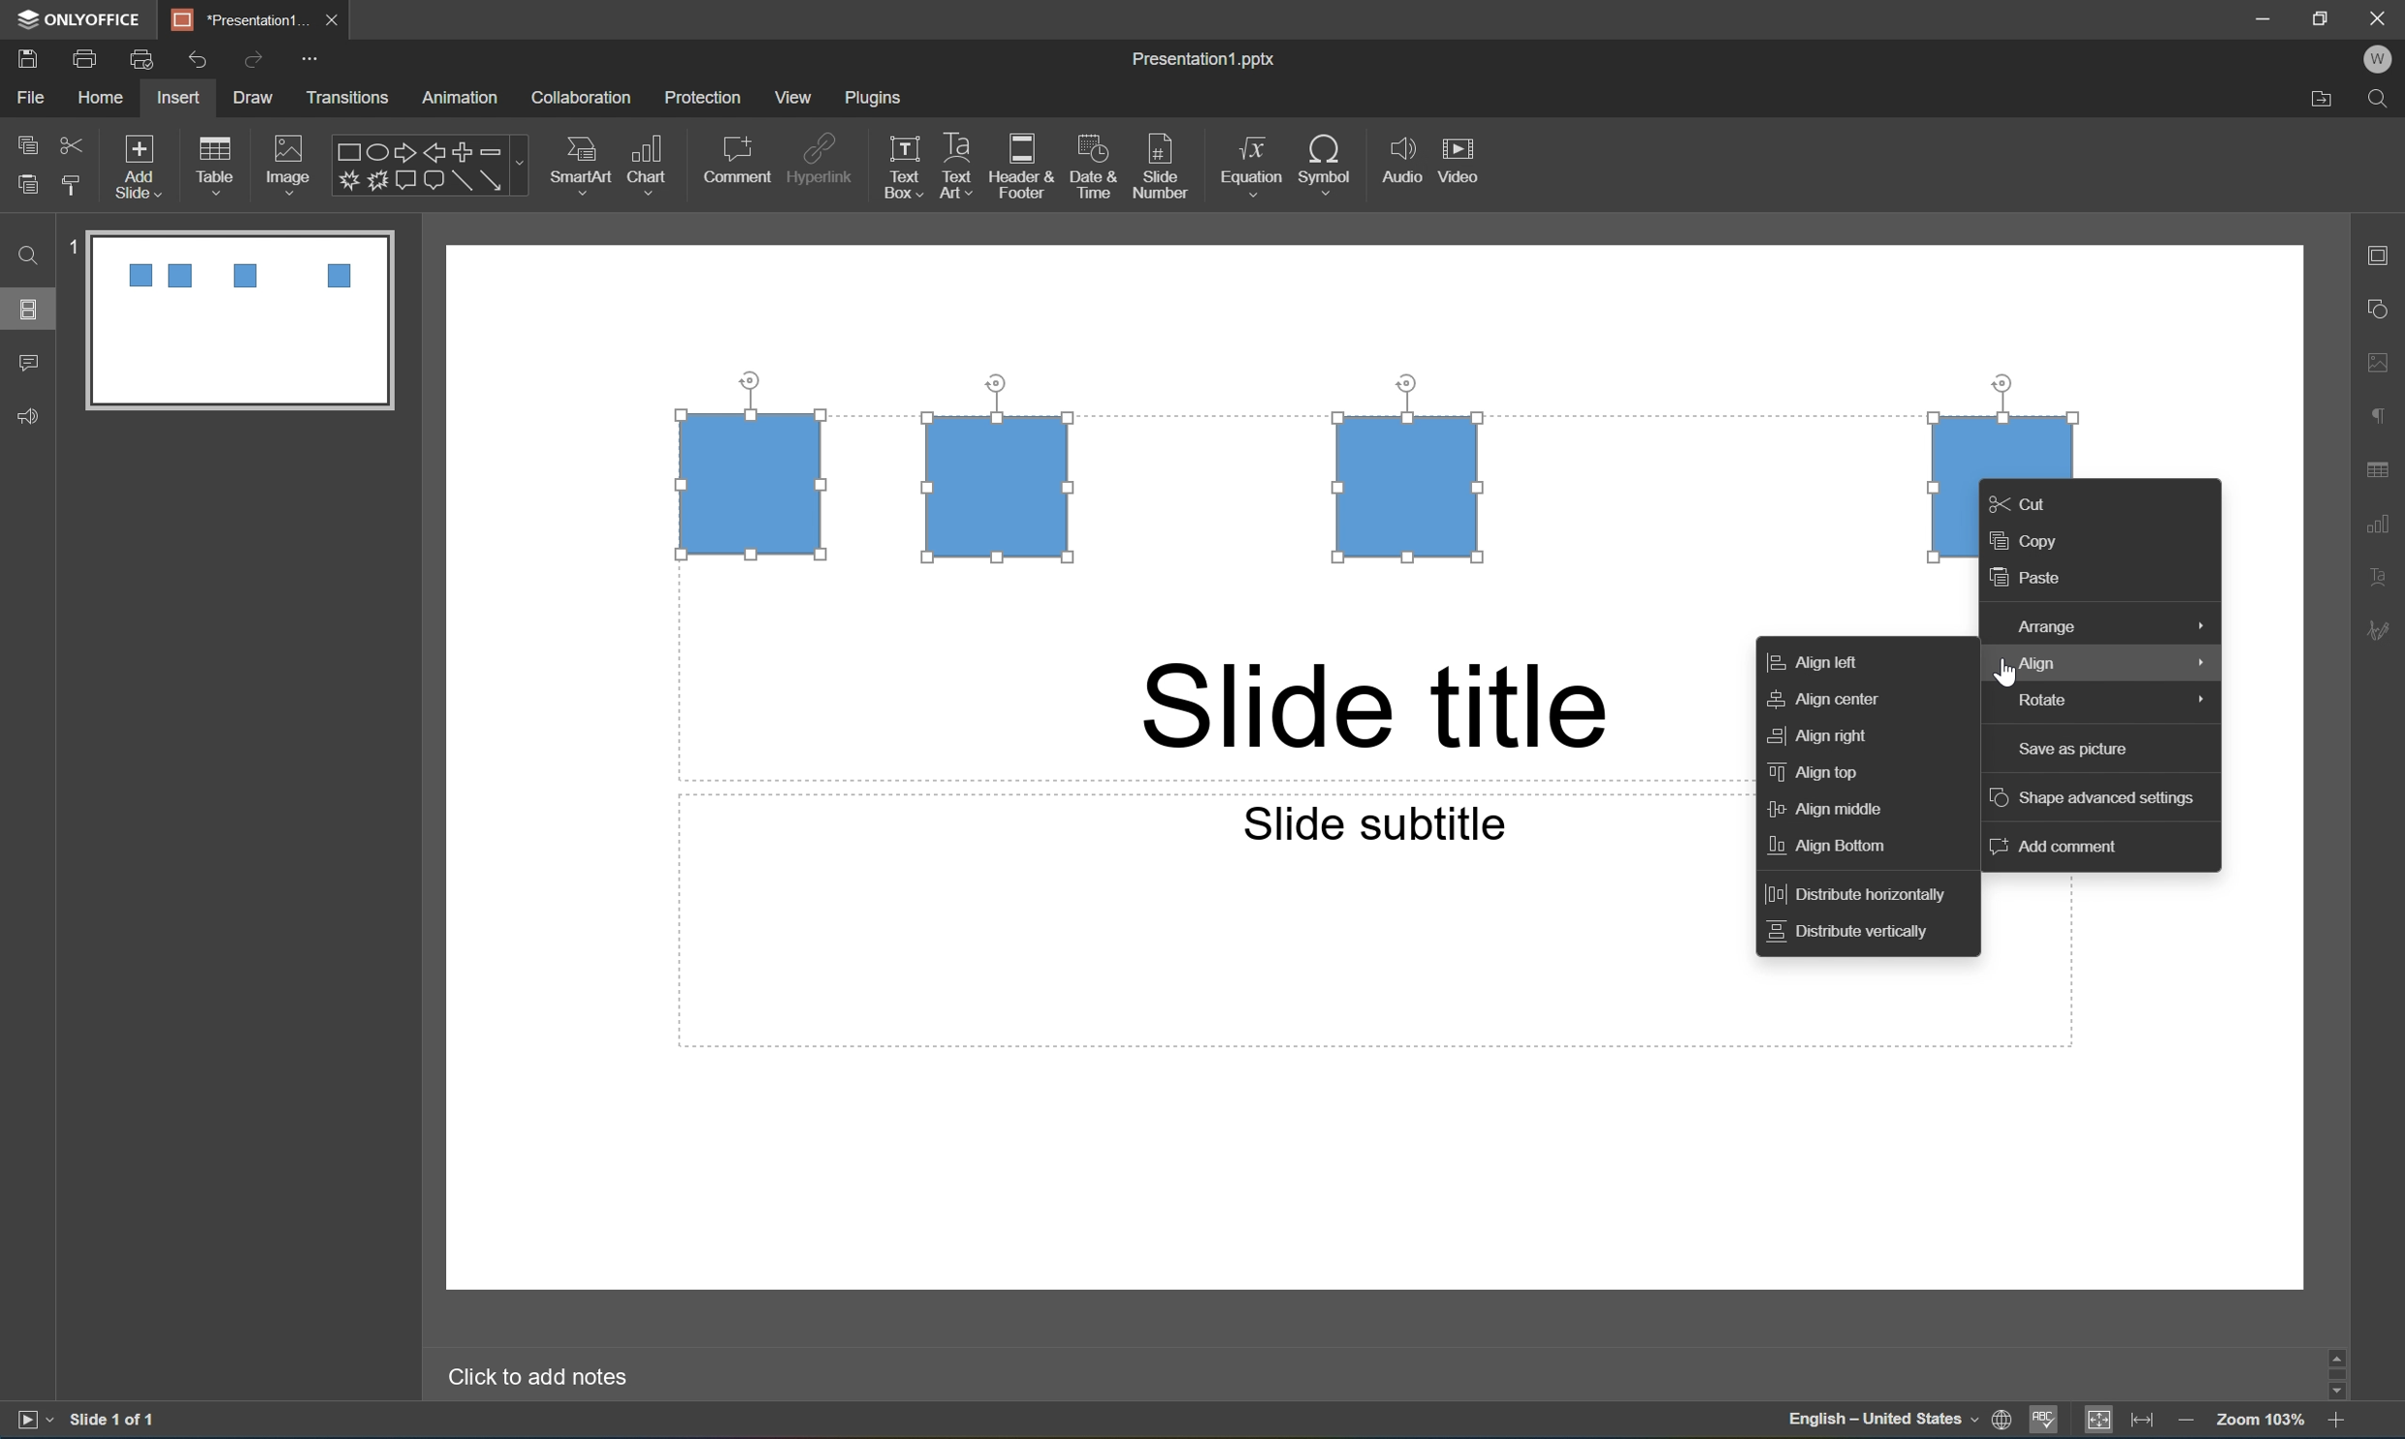 Image resolution: width=2405 pixels, height=1439 pixels. What do you see at coordinates (2100, 1422) in the screenshot?
I see `fit too slide` at bounding box center [2100, 1422].